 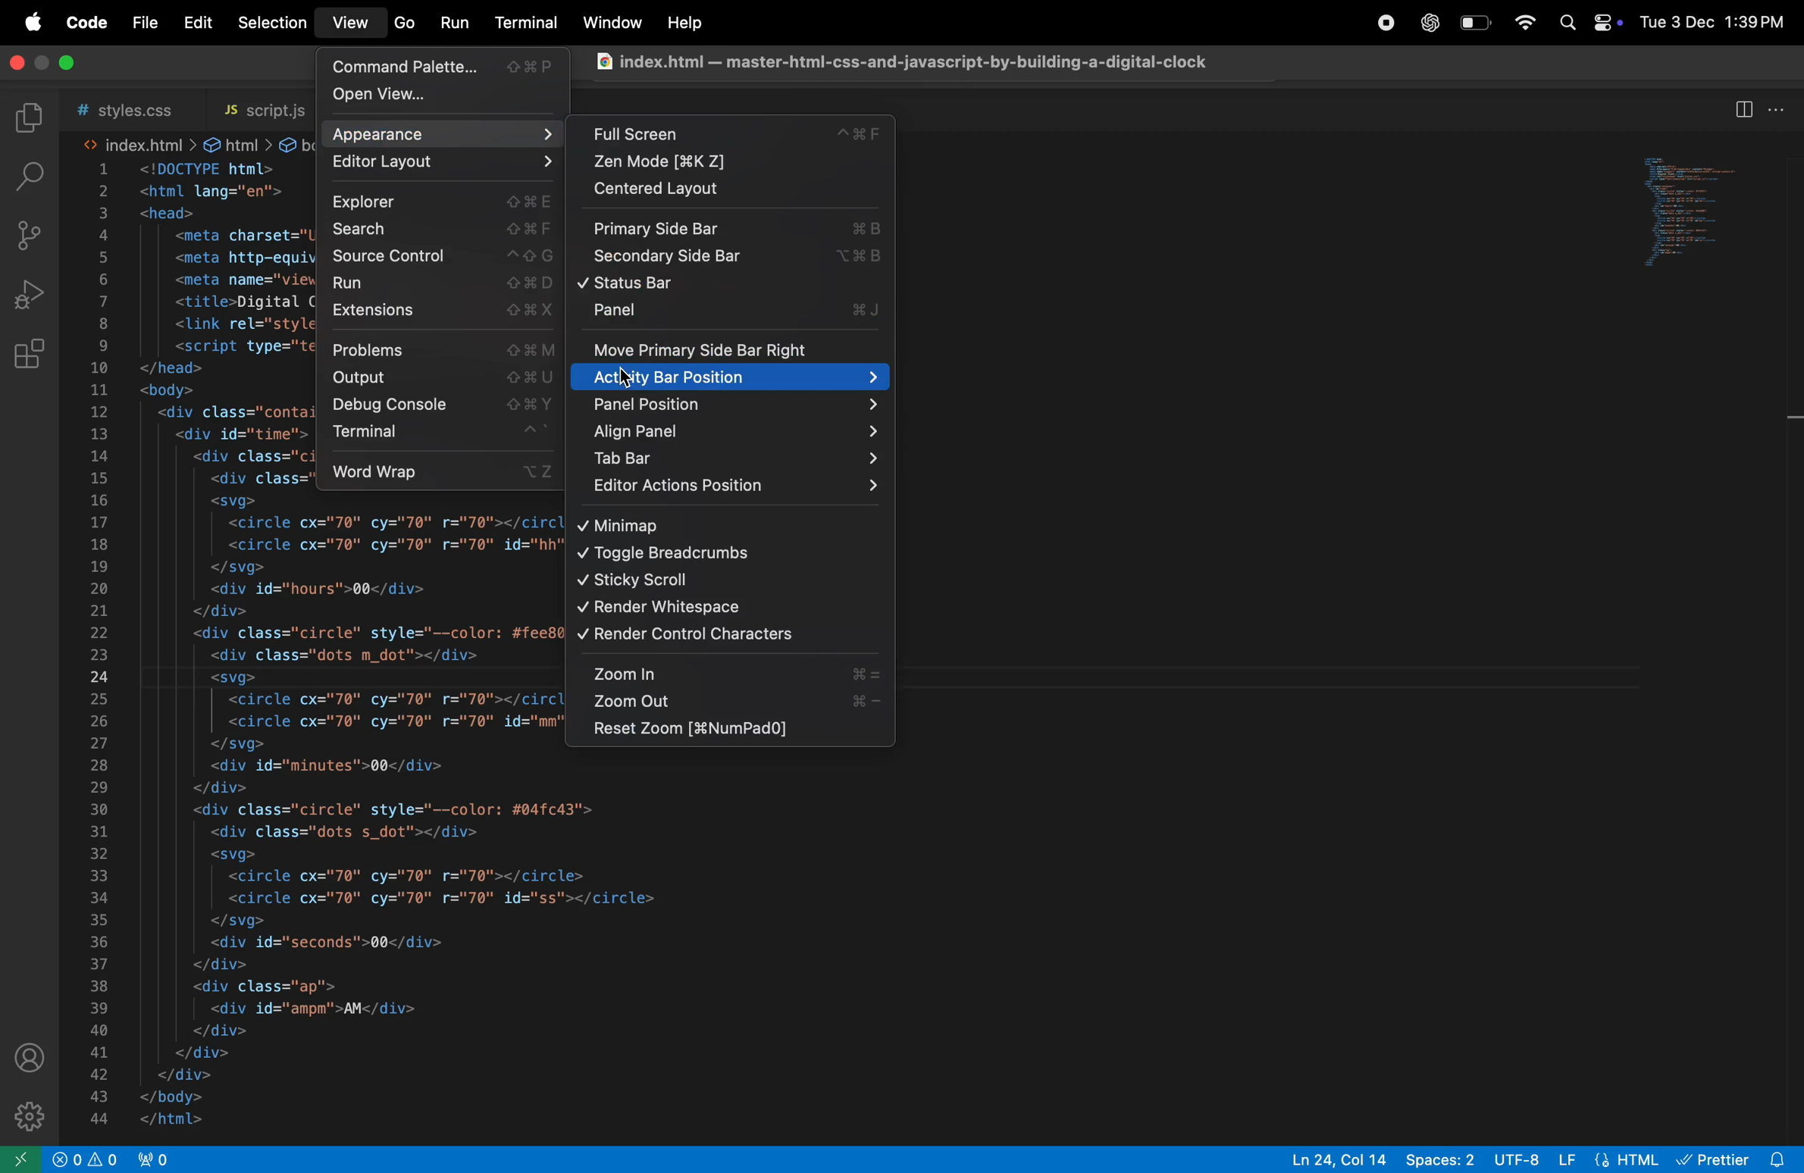 What do you see at coordinates (732, 380) in the screenshot?
I see `activity bar position` at bounding box center [732, 380].